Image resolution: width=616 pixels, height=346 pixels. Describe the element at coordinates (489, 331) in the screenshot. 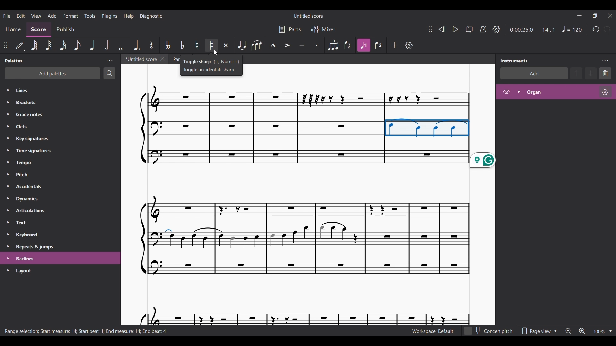

I see `Toggle Concert pitch` at that location.